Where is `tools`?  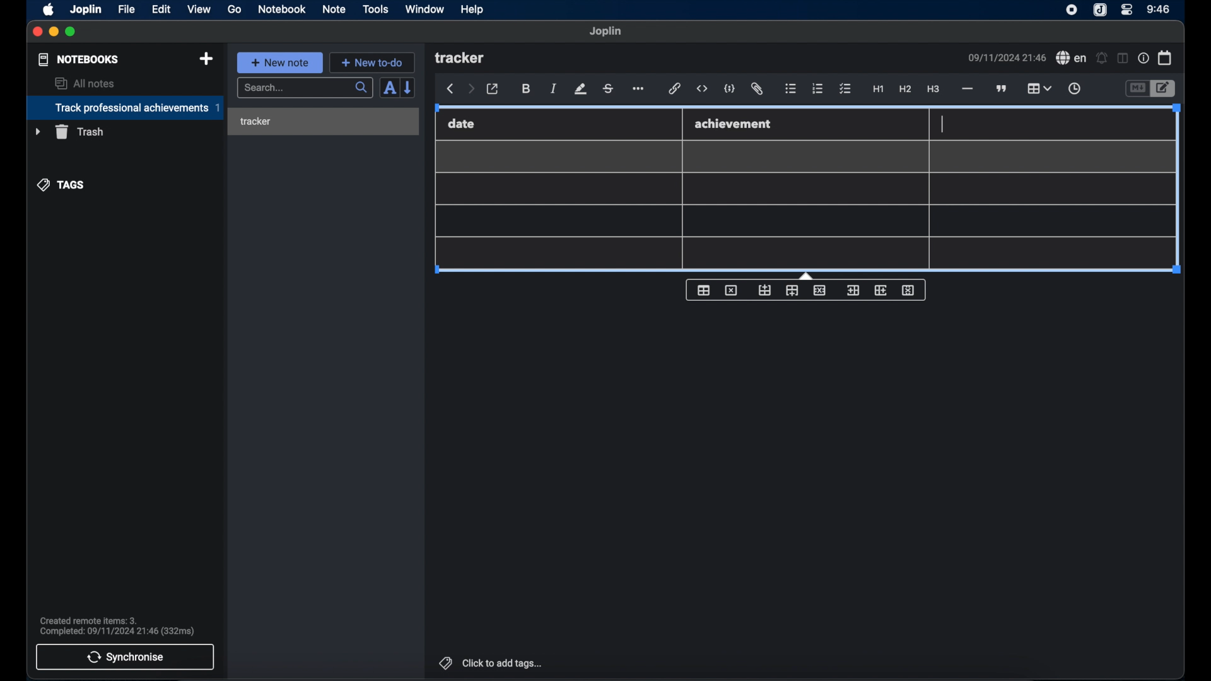 tools is located at coordinates (376, 9).